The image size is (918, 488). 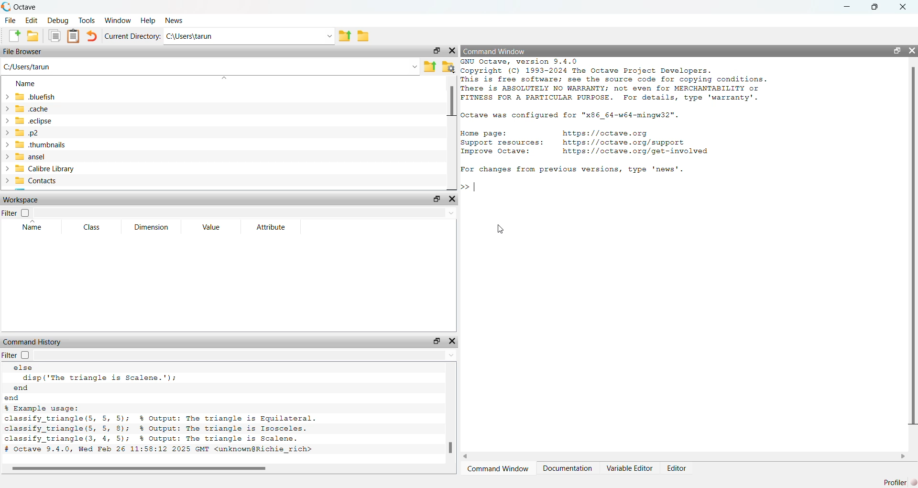 What do you see at coordinates (677, 468) in the screenshot?
I see `editor` at bounding box center [677, 468].